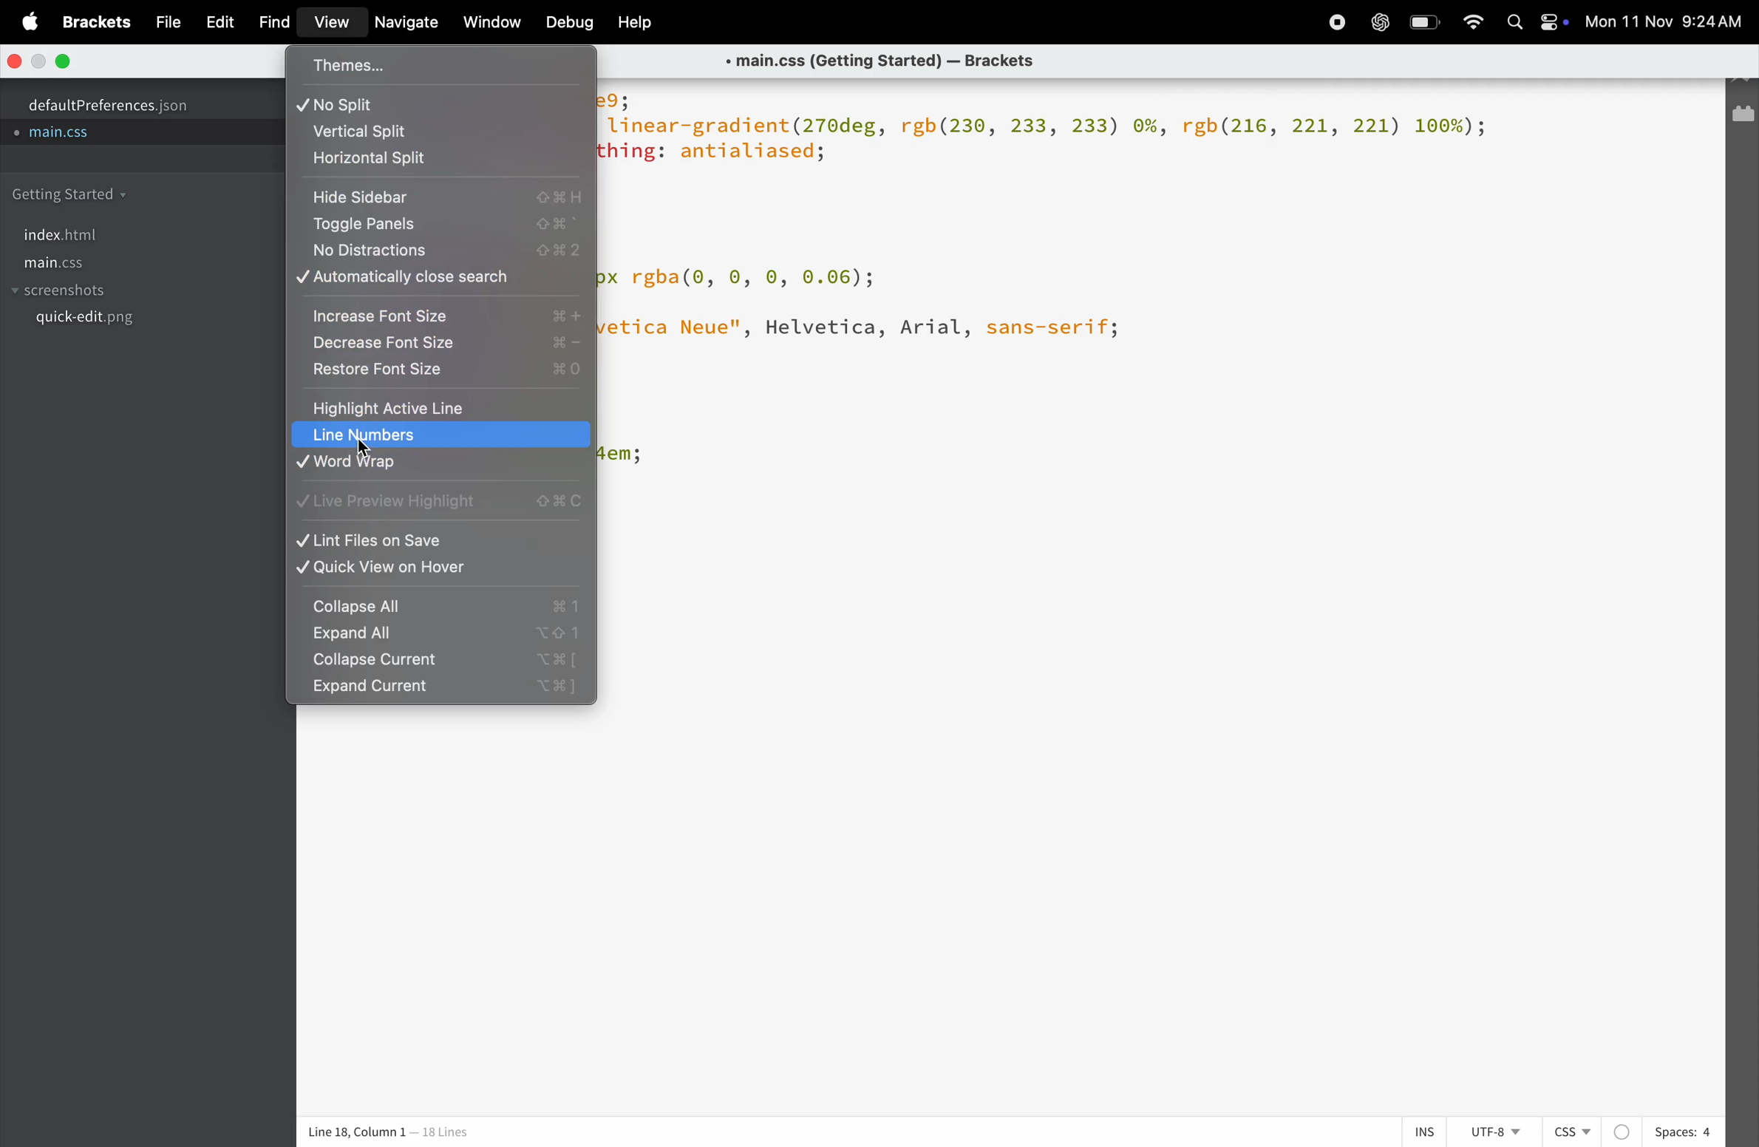 This screenshot has width=1759, height=1147. Describe the element at coordinates (327, 25) in the screenshot. I see `view` at that location.